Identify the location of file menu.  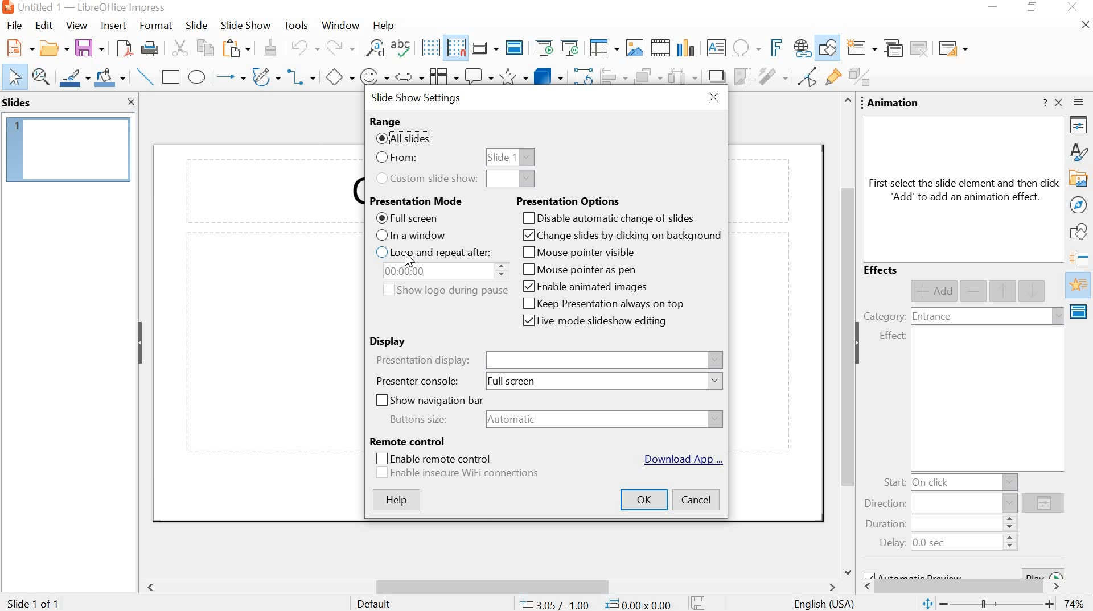
(18, 25).